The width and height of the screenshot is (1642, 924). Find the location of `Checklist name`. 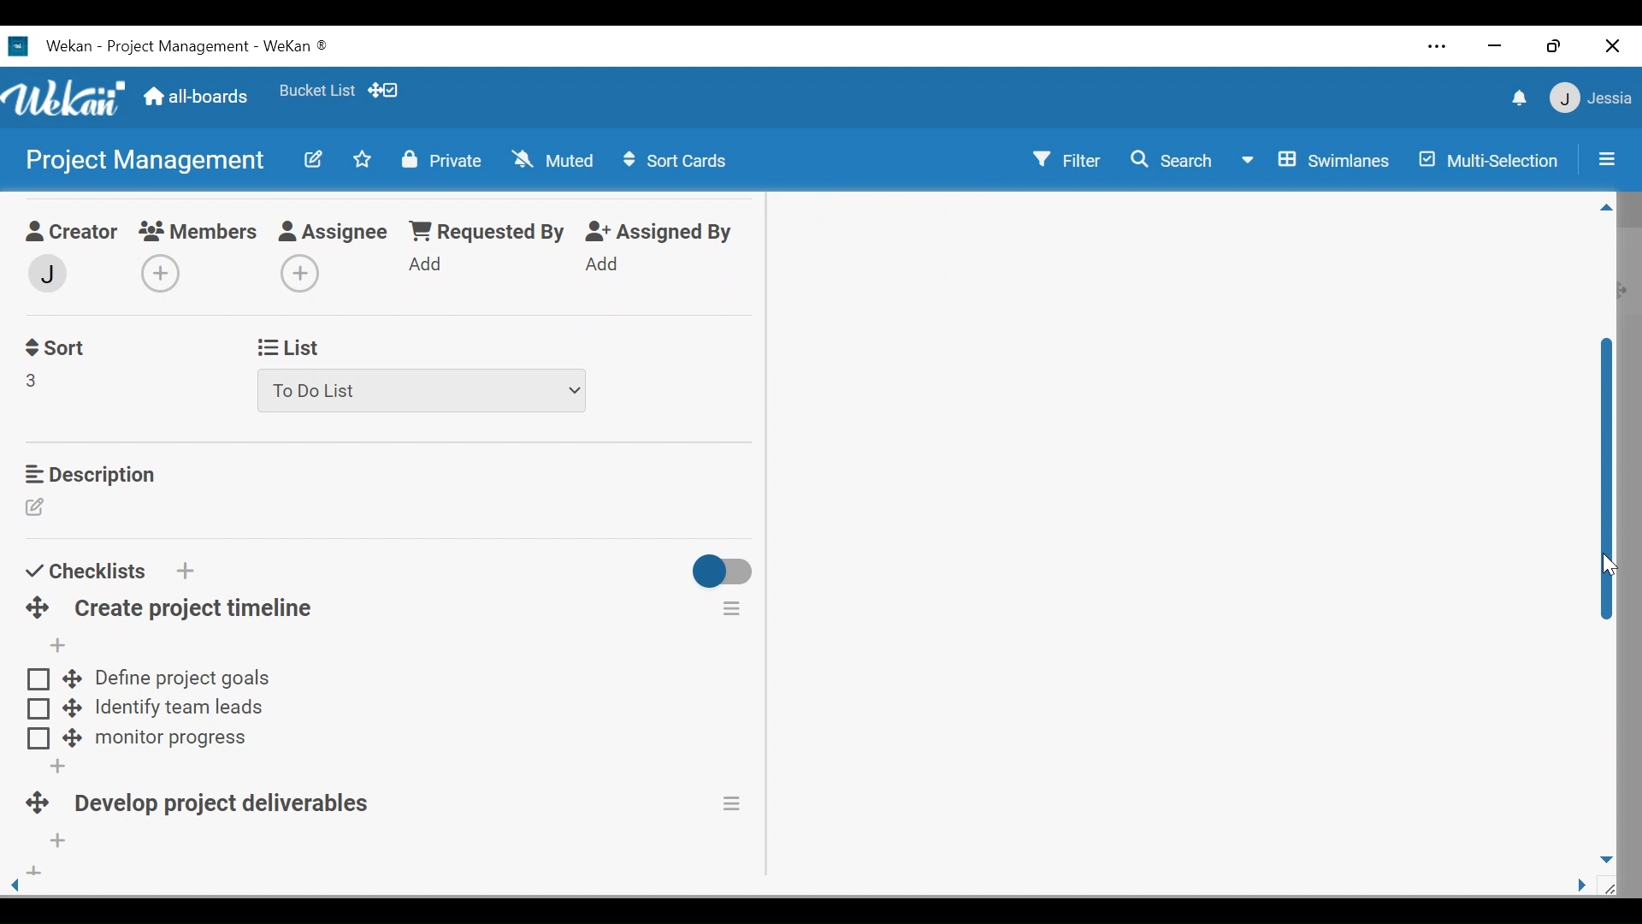

Checklist name is located at coordinates (193, 609).